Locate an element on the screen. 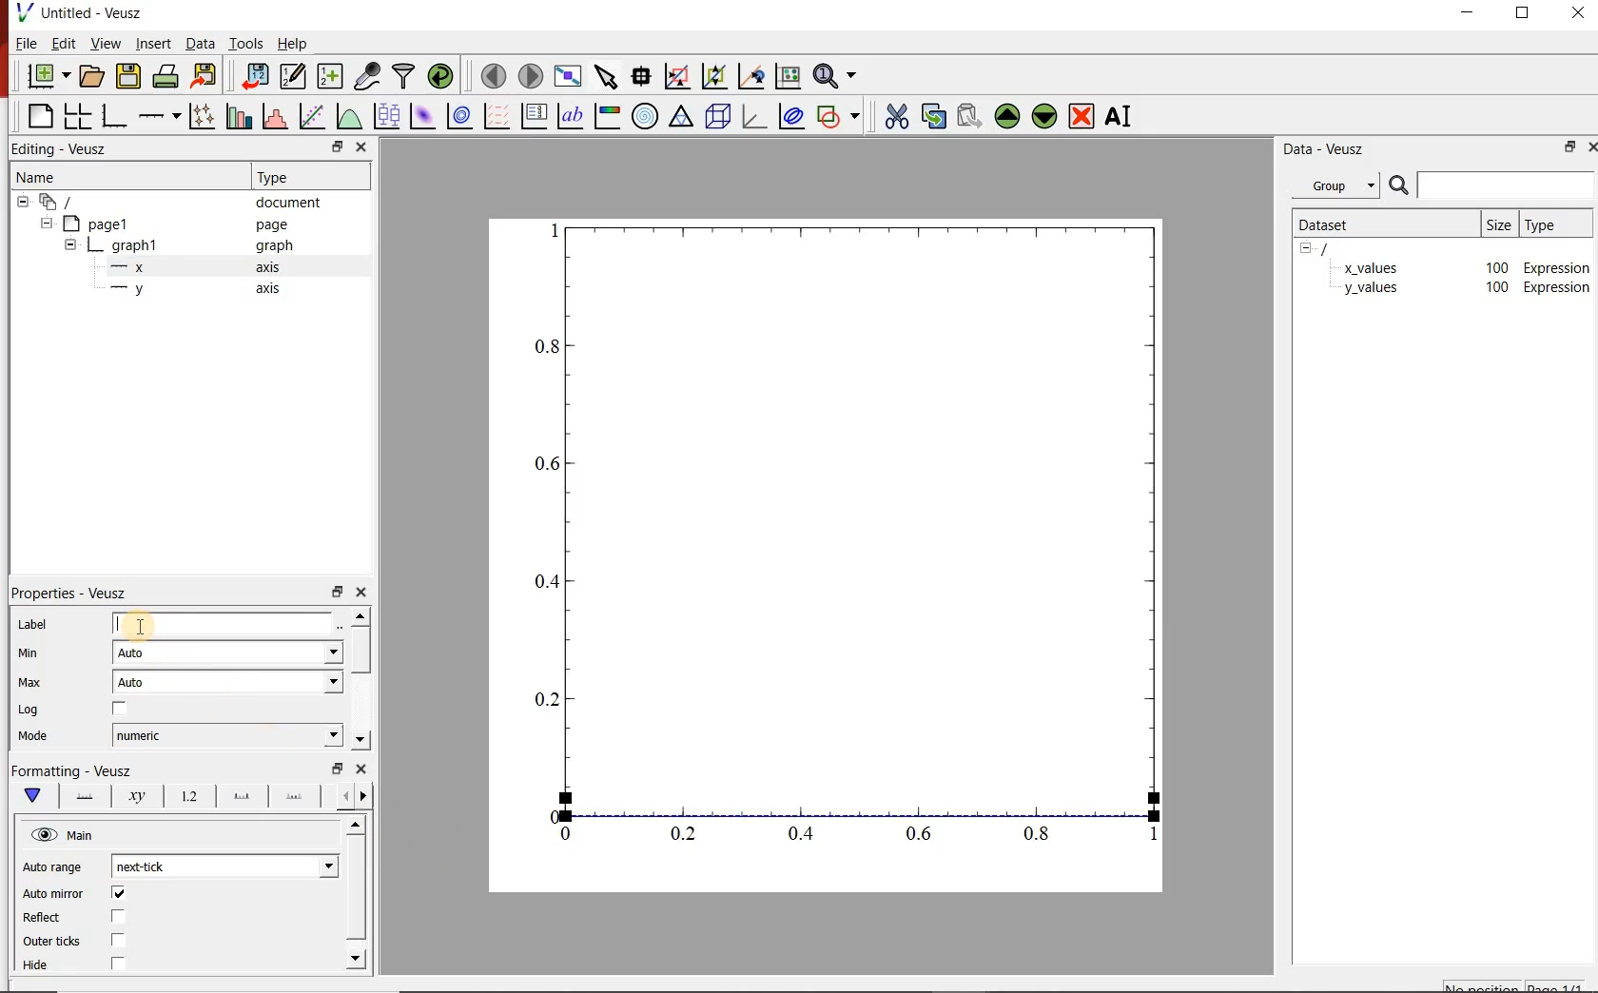  group is located at coordinates (1333, 185).